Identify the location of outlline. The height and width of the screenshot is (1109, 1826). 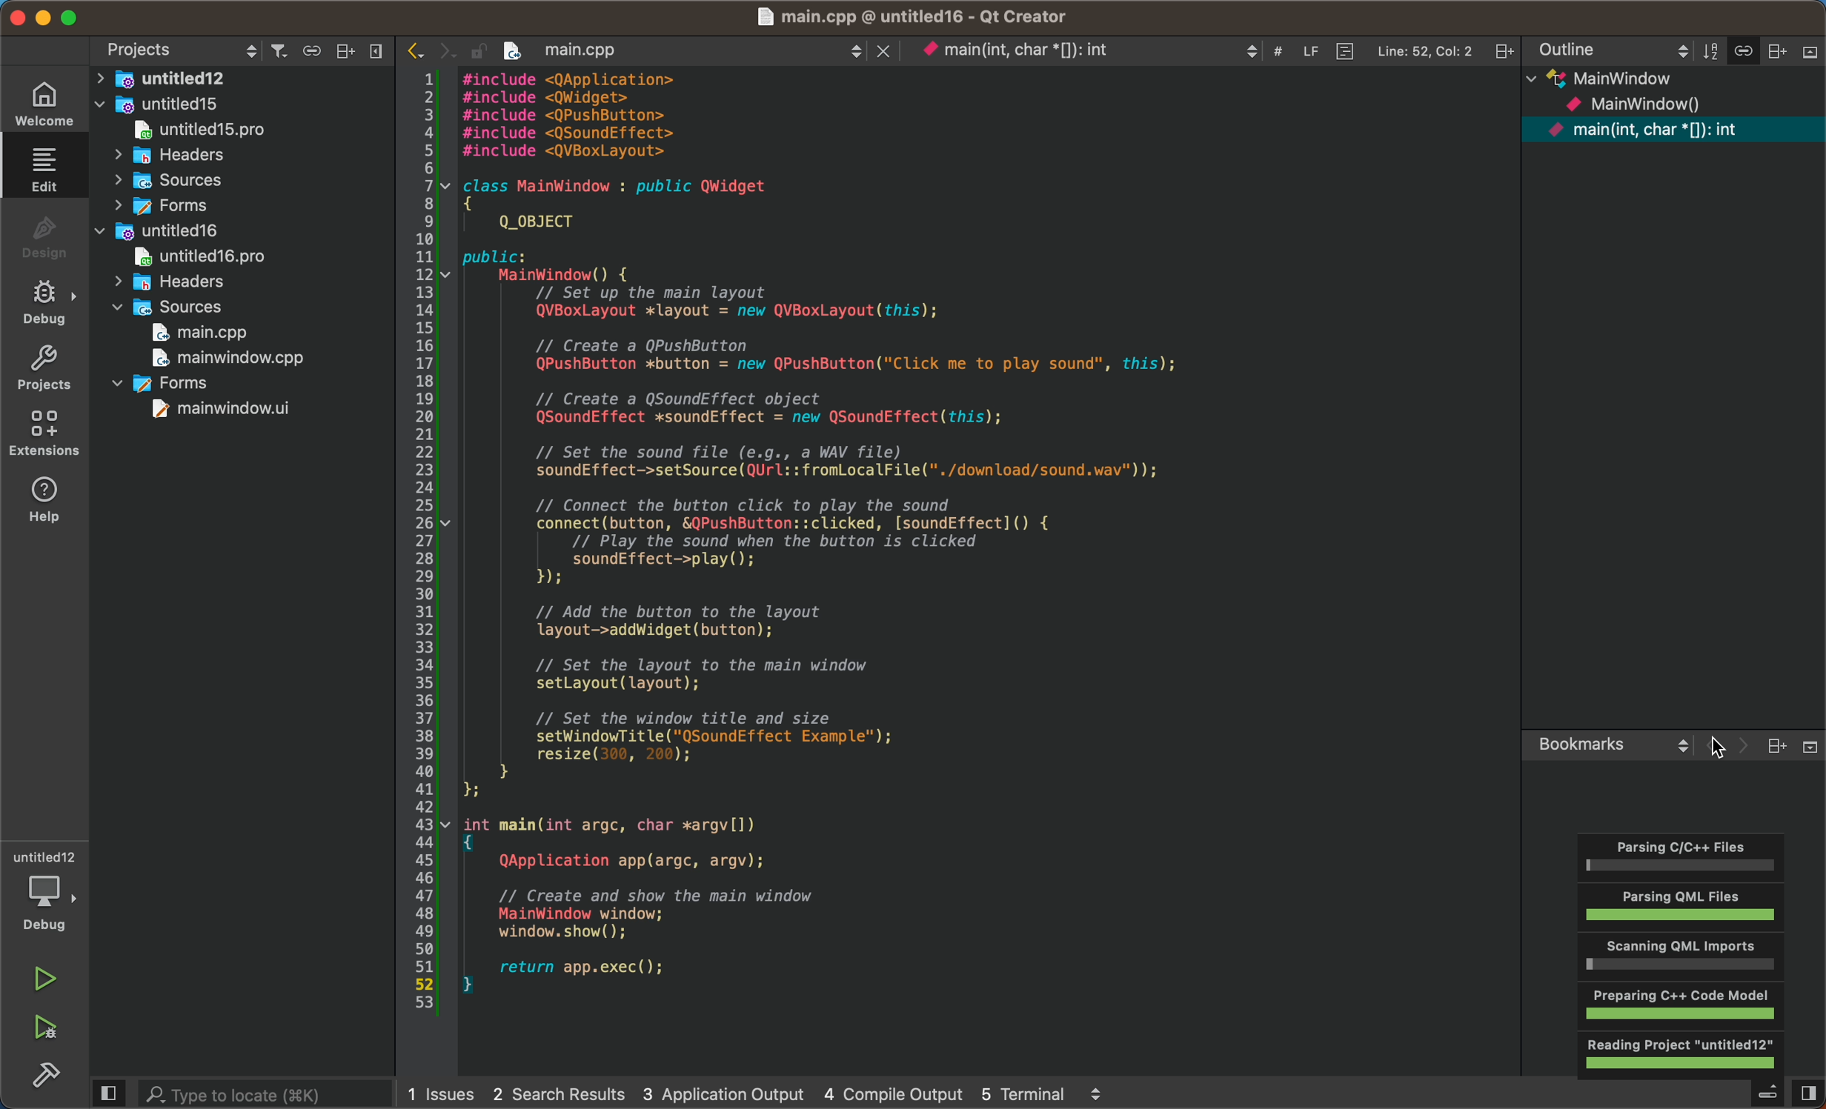
(1678, 215).